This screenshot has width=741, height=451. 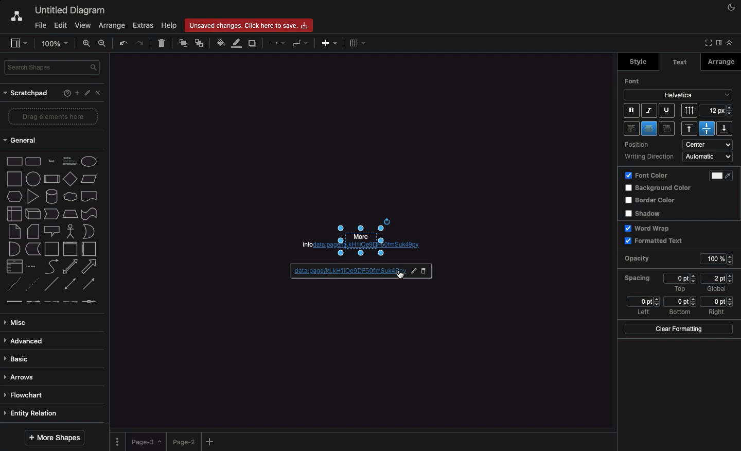 What do you see at coordinates (649, 111) in the screenshot?
I see `Italic` at bounding box center [649, 111].